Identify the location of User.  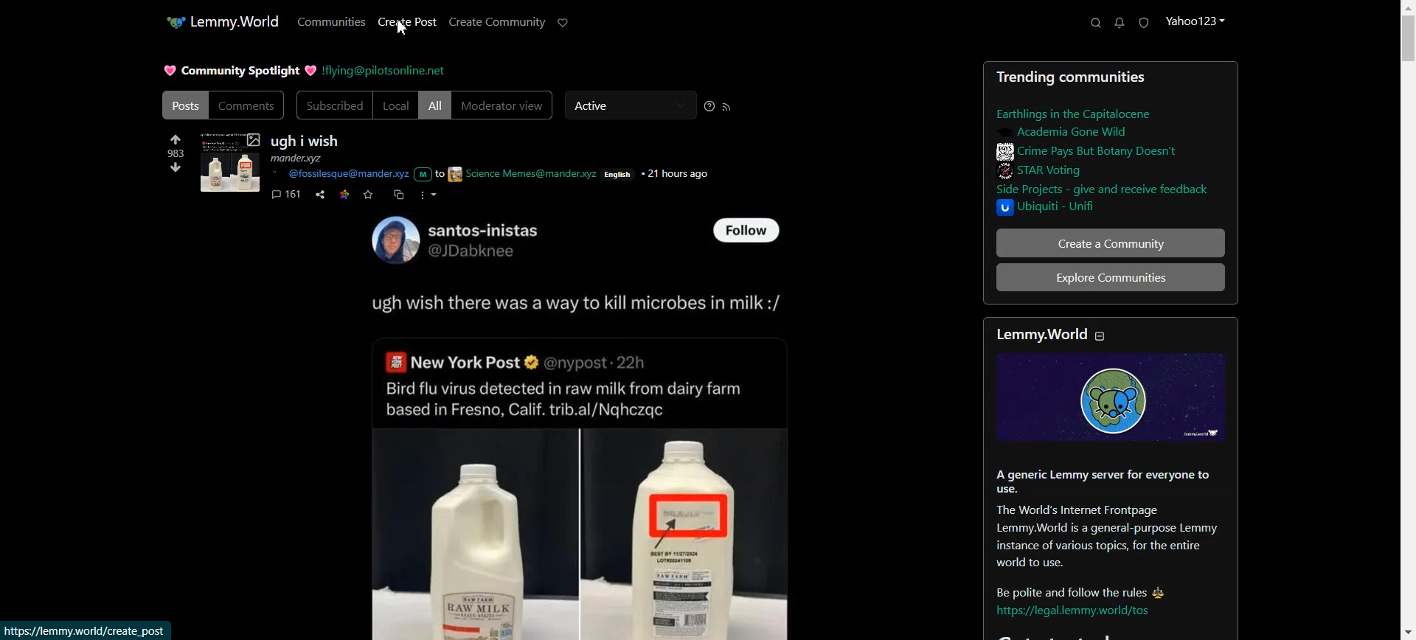
(457, 241).